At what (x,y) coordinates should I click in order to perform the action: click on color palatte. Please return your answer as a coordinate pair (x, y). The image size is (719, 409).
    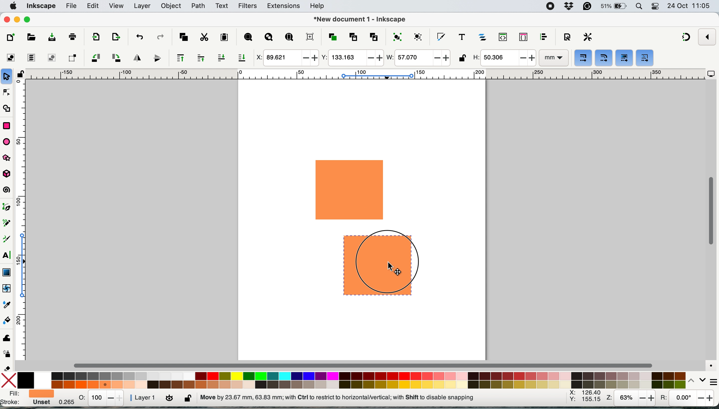
    Looking at the image, I should click on (352, 379).